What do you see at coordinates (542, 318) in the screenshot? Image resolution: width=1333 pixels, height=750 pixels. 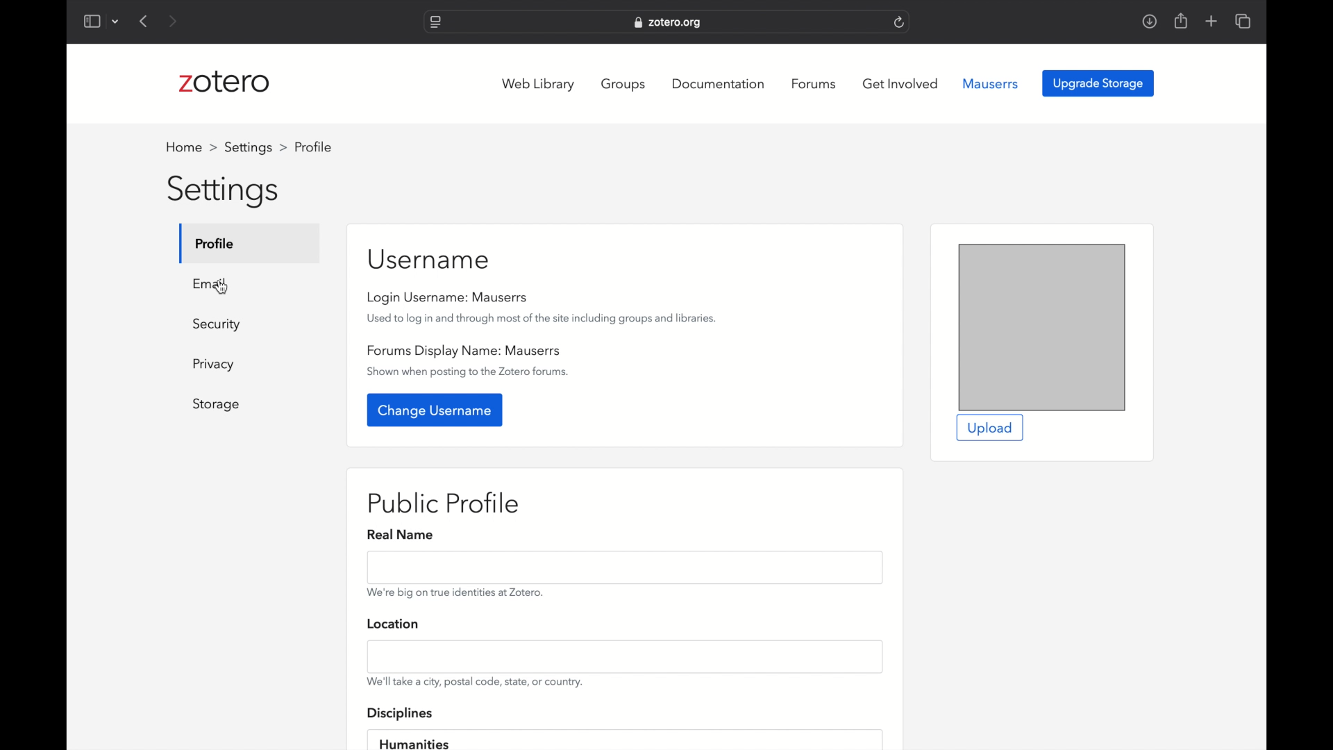 I see `used to log in and through most of the sites including groups and libraries` at bounding box center [542, 318].